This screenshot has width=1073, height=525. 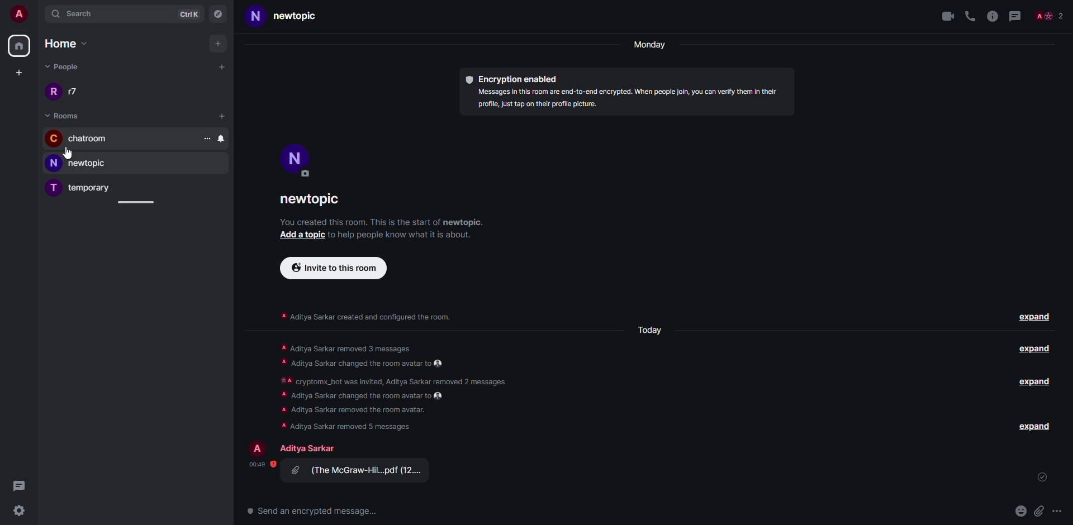 What do you see at coordinates (1031, 381) in the screenshot?
I see `expand` at bounding box center [1031, 381].